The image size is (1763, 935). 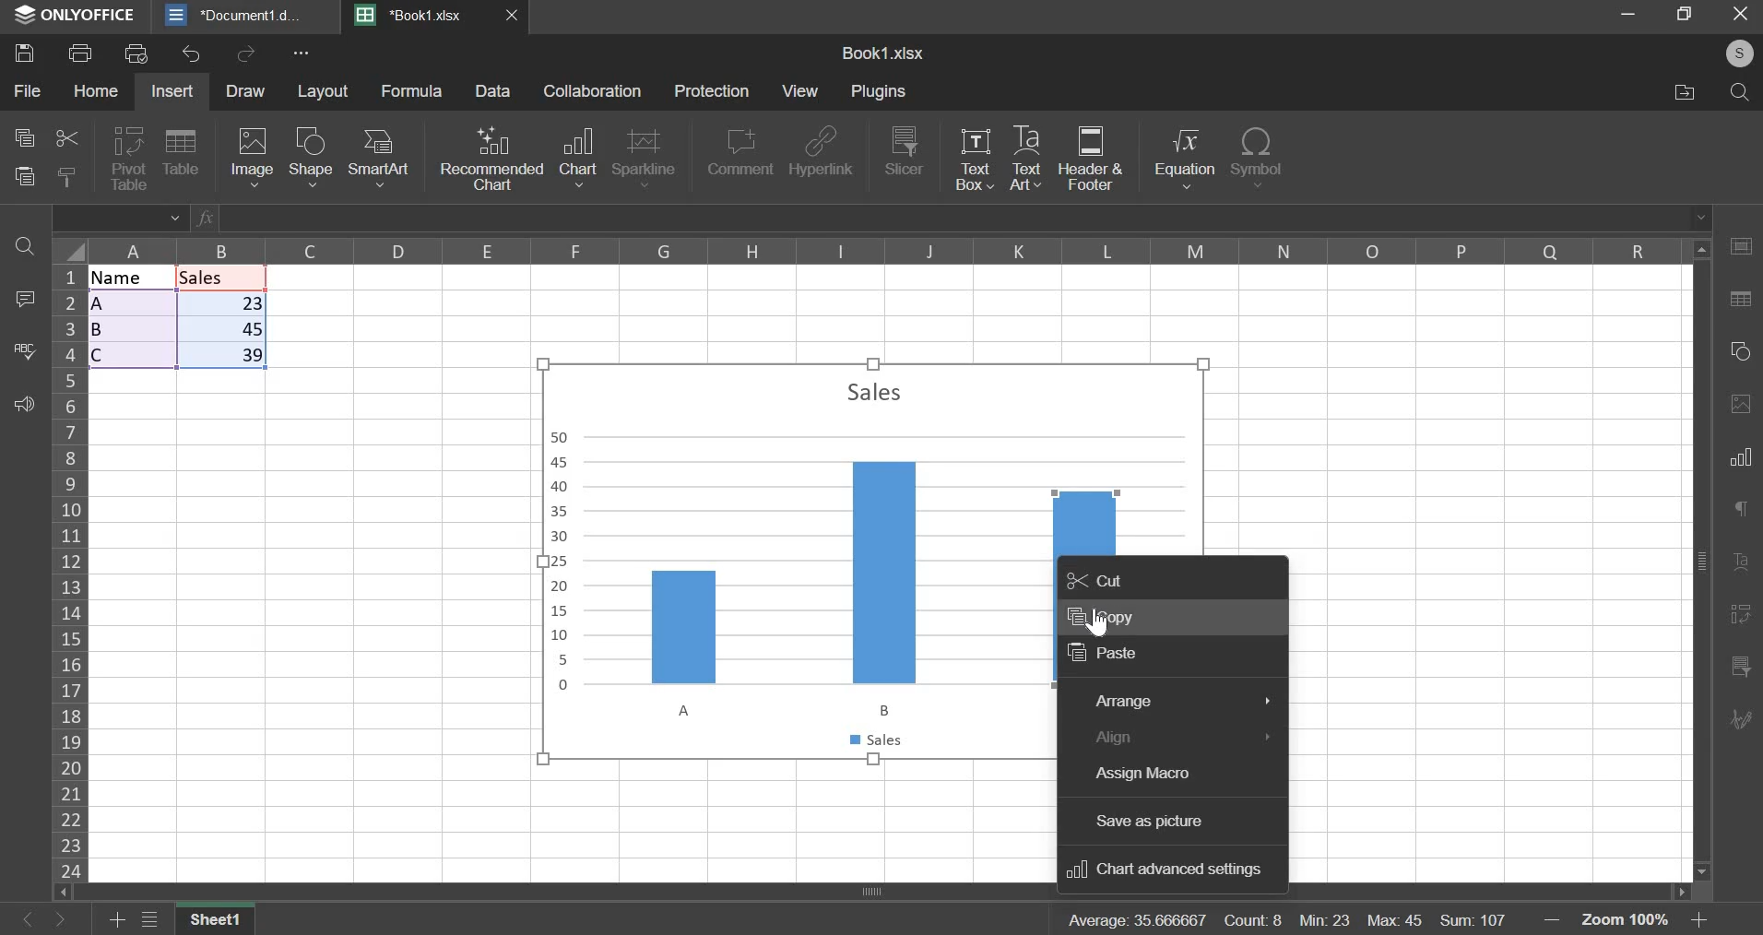 What do you see at coordinates (821, 151) in the screenshot?
I see `hyperlink` at bounding box center [821, 151].